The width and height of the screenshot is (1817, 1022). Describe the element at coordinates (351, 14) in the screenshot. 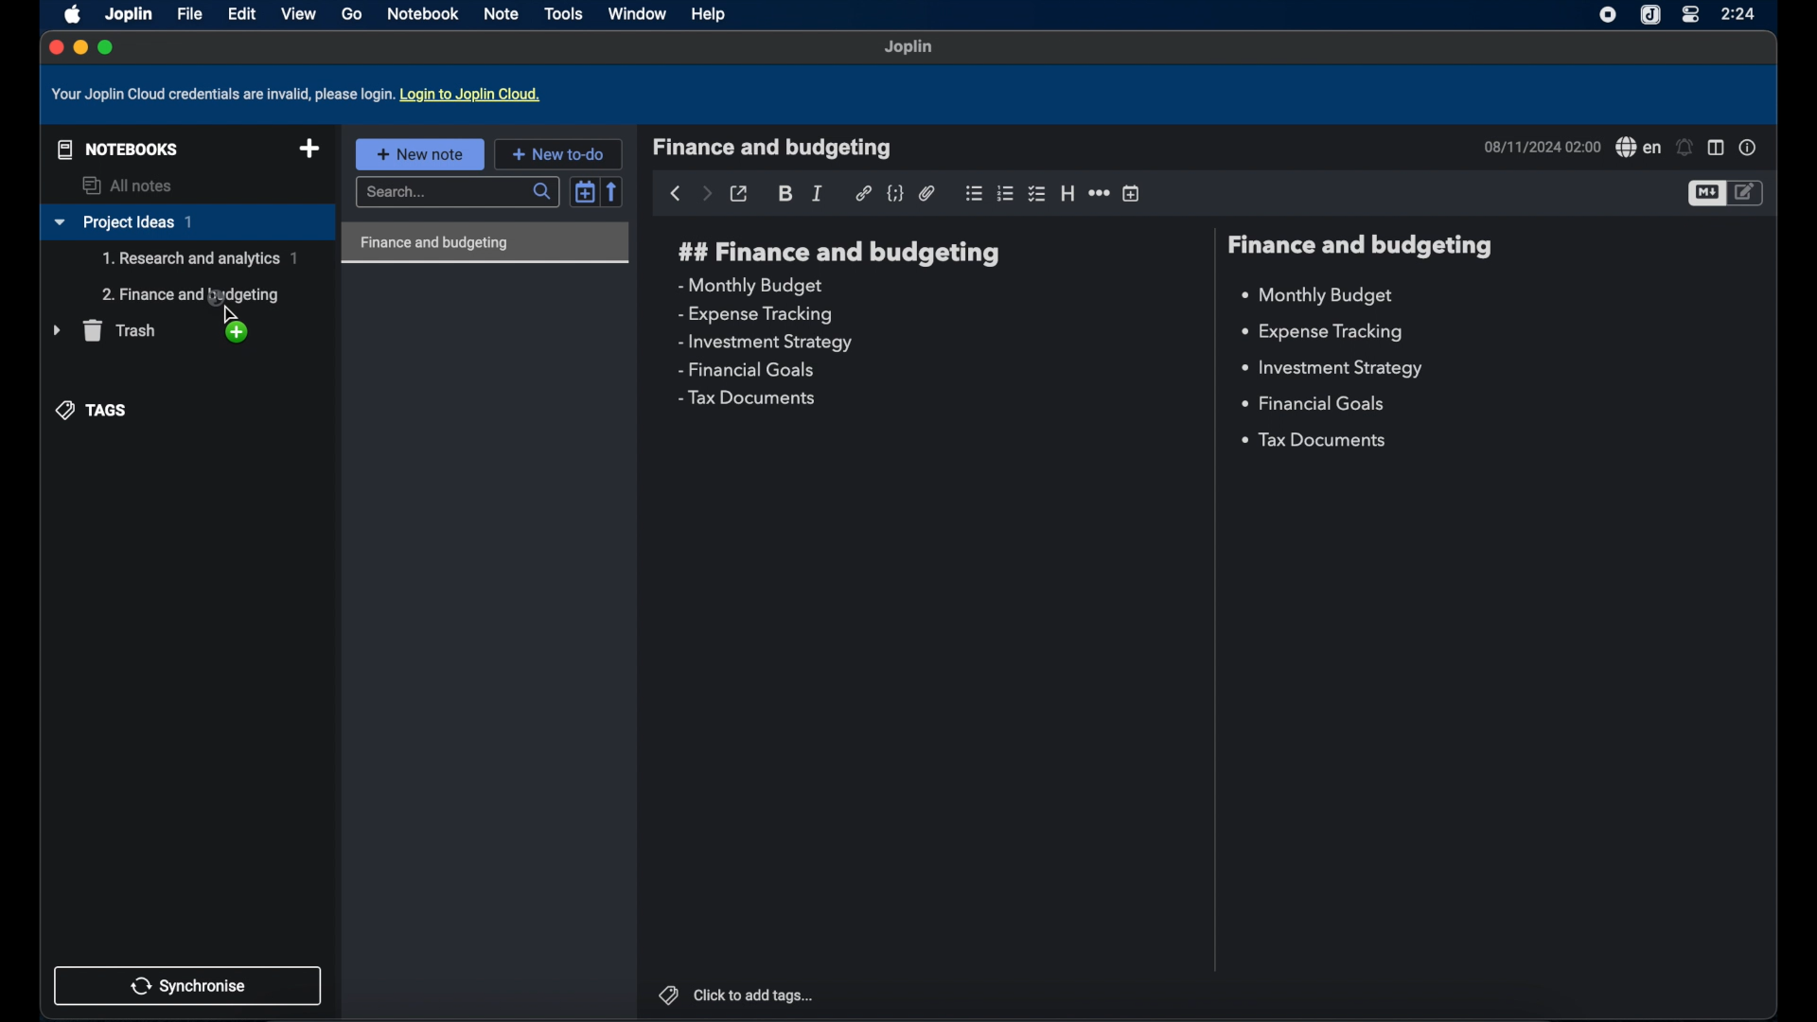

I see `go` at that location.